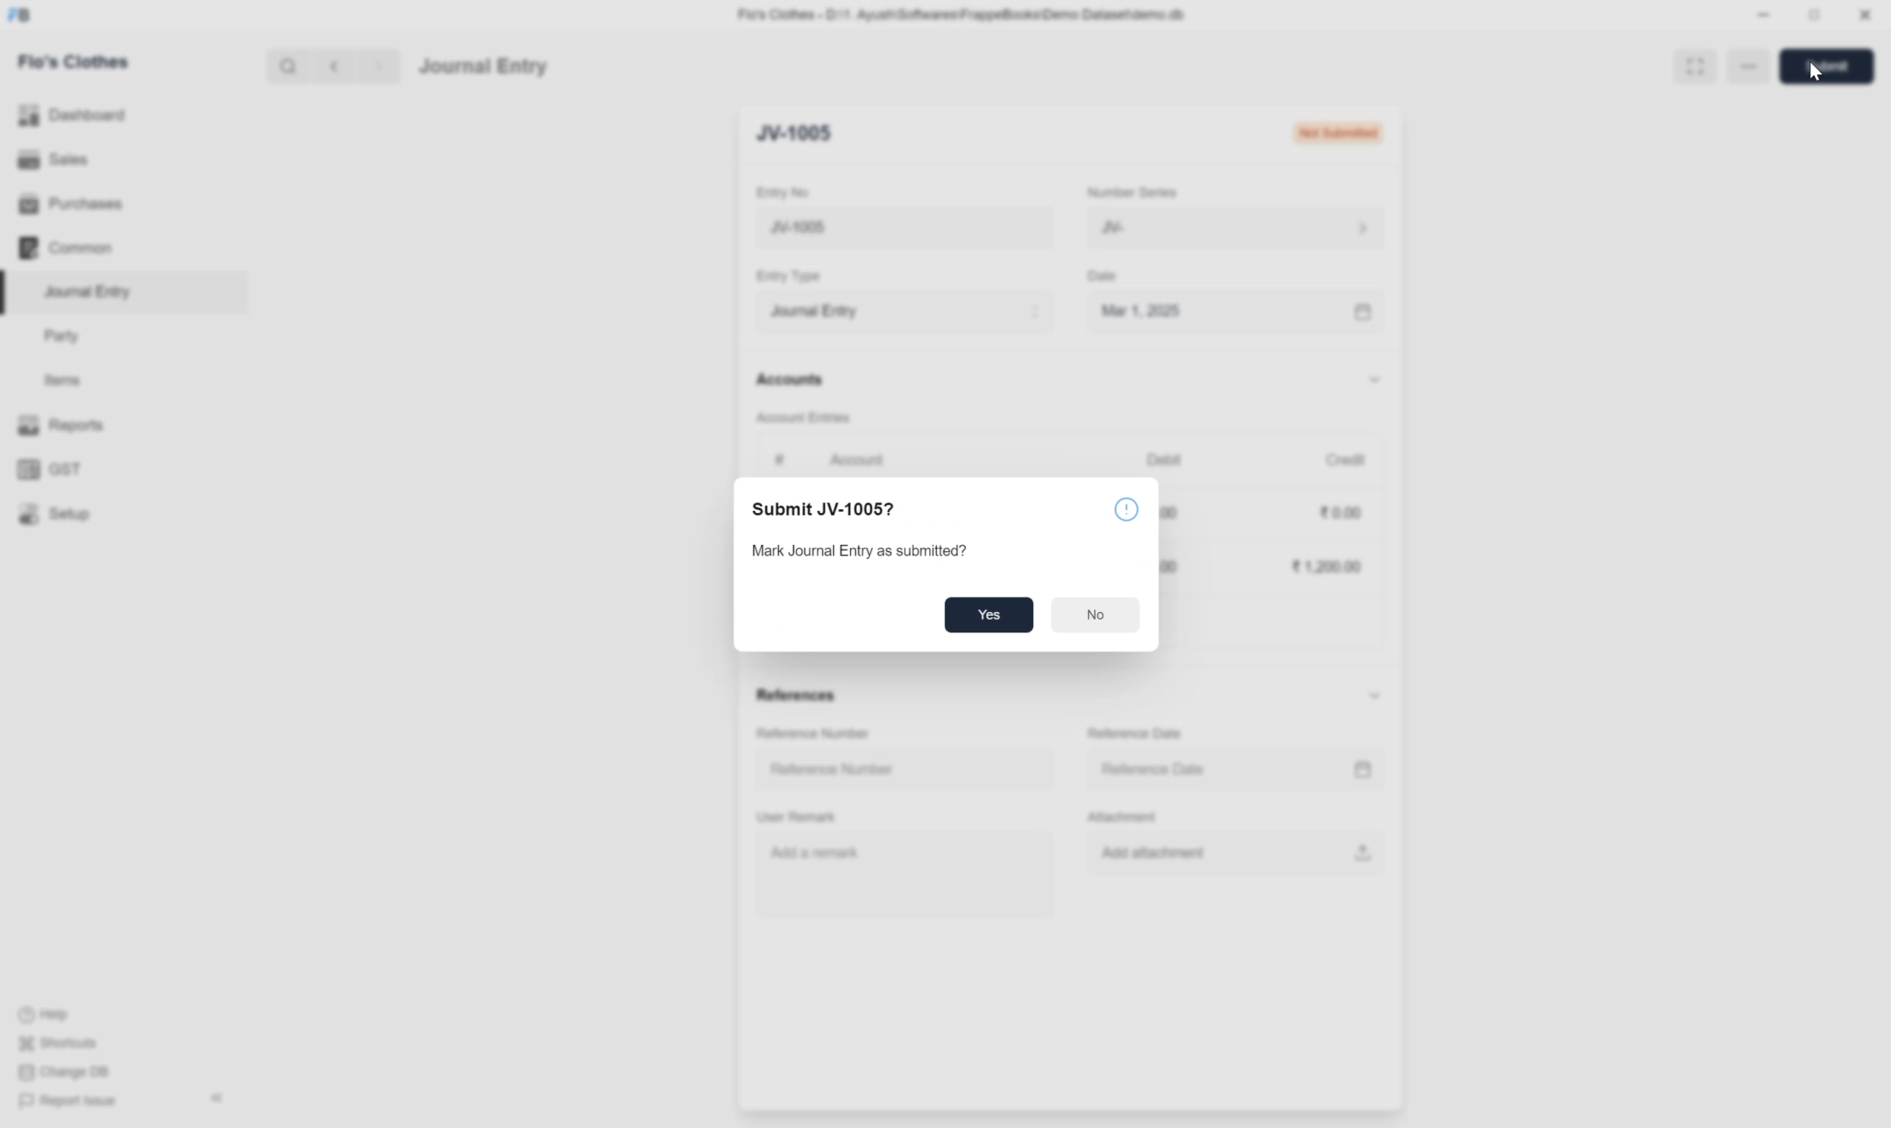 This screenshot has width=1891, height=1128. Describe the element at coordinates (804, 416) in the screenshot. I see `Account Entries` at that location.